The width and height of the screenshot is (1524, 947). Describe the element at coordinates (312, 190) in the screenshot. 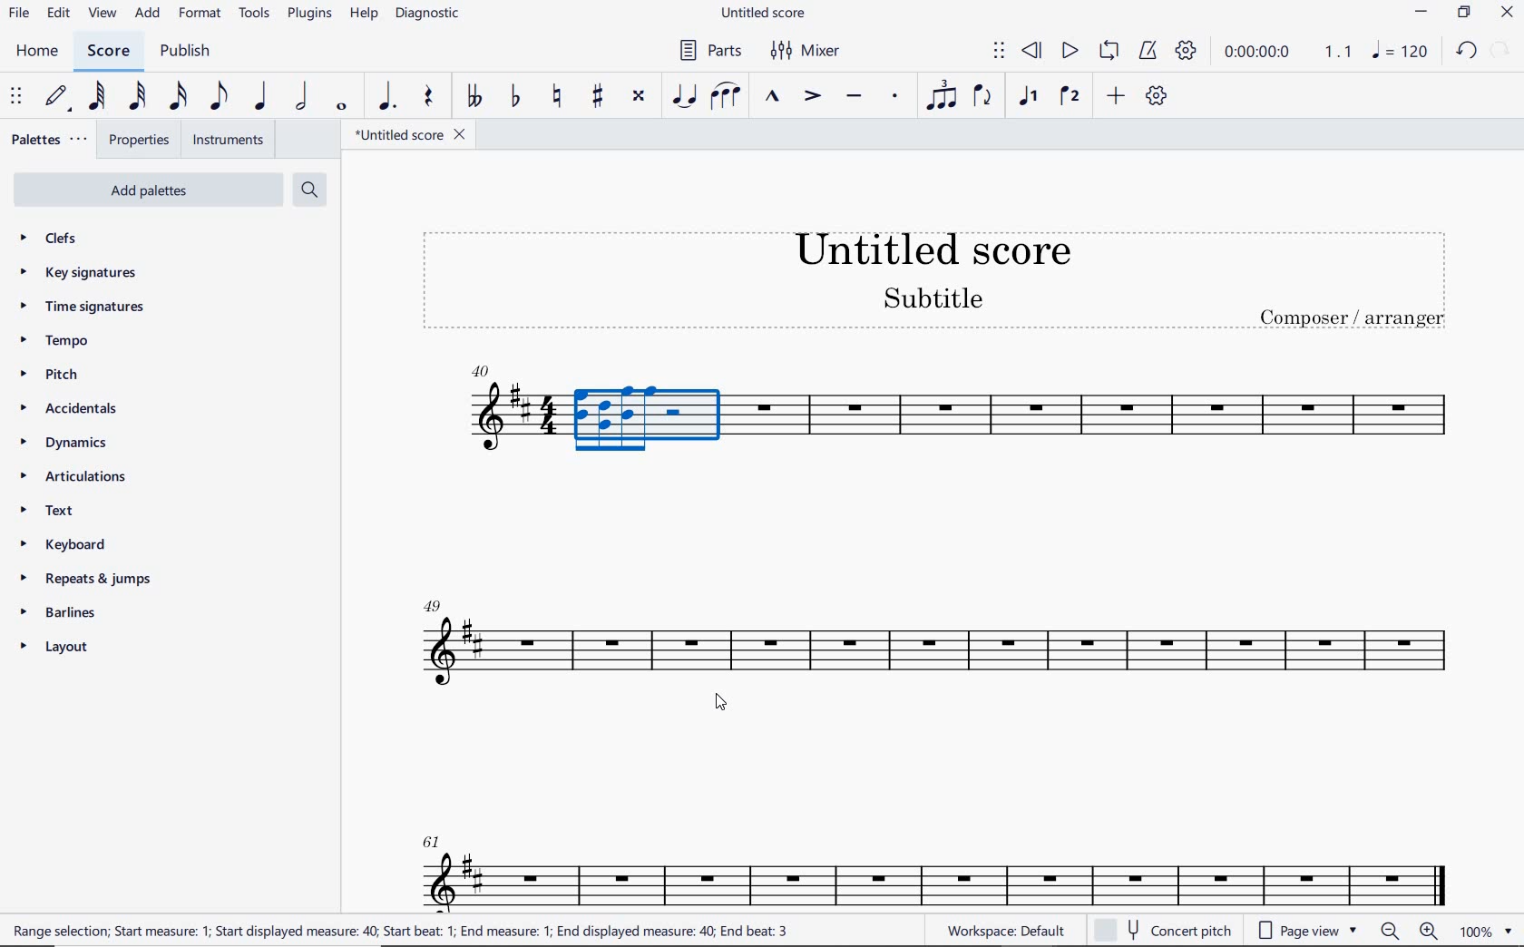

I see `SEARCH PALETTES` at that location.